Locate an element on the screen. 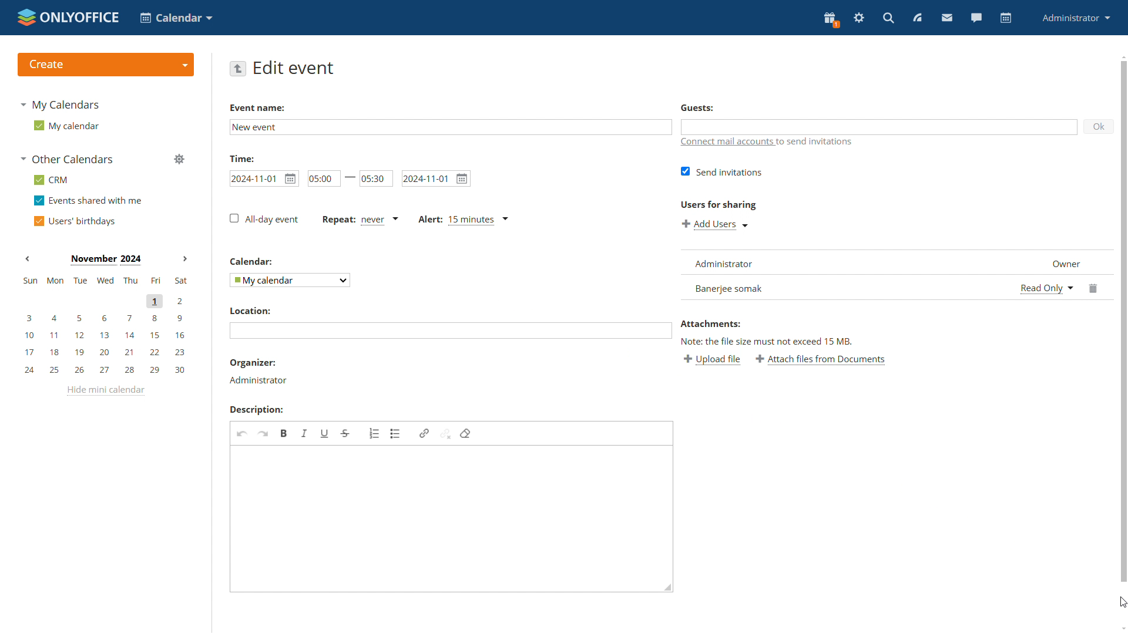 The image size is (1128, 634). hide mini calendar is located at coordinates (105, 391).